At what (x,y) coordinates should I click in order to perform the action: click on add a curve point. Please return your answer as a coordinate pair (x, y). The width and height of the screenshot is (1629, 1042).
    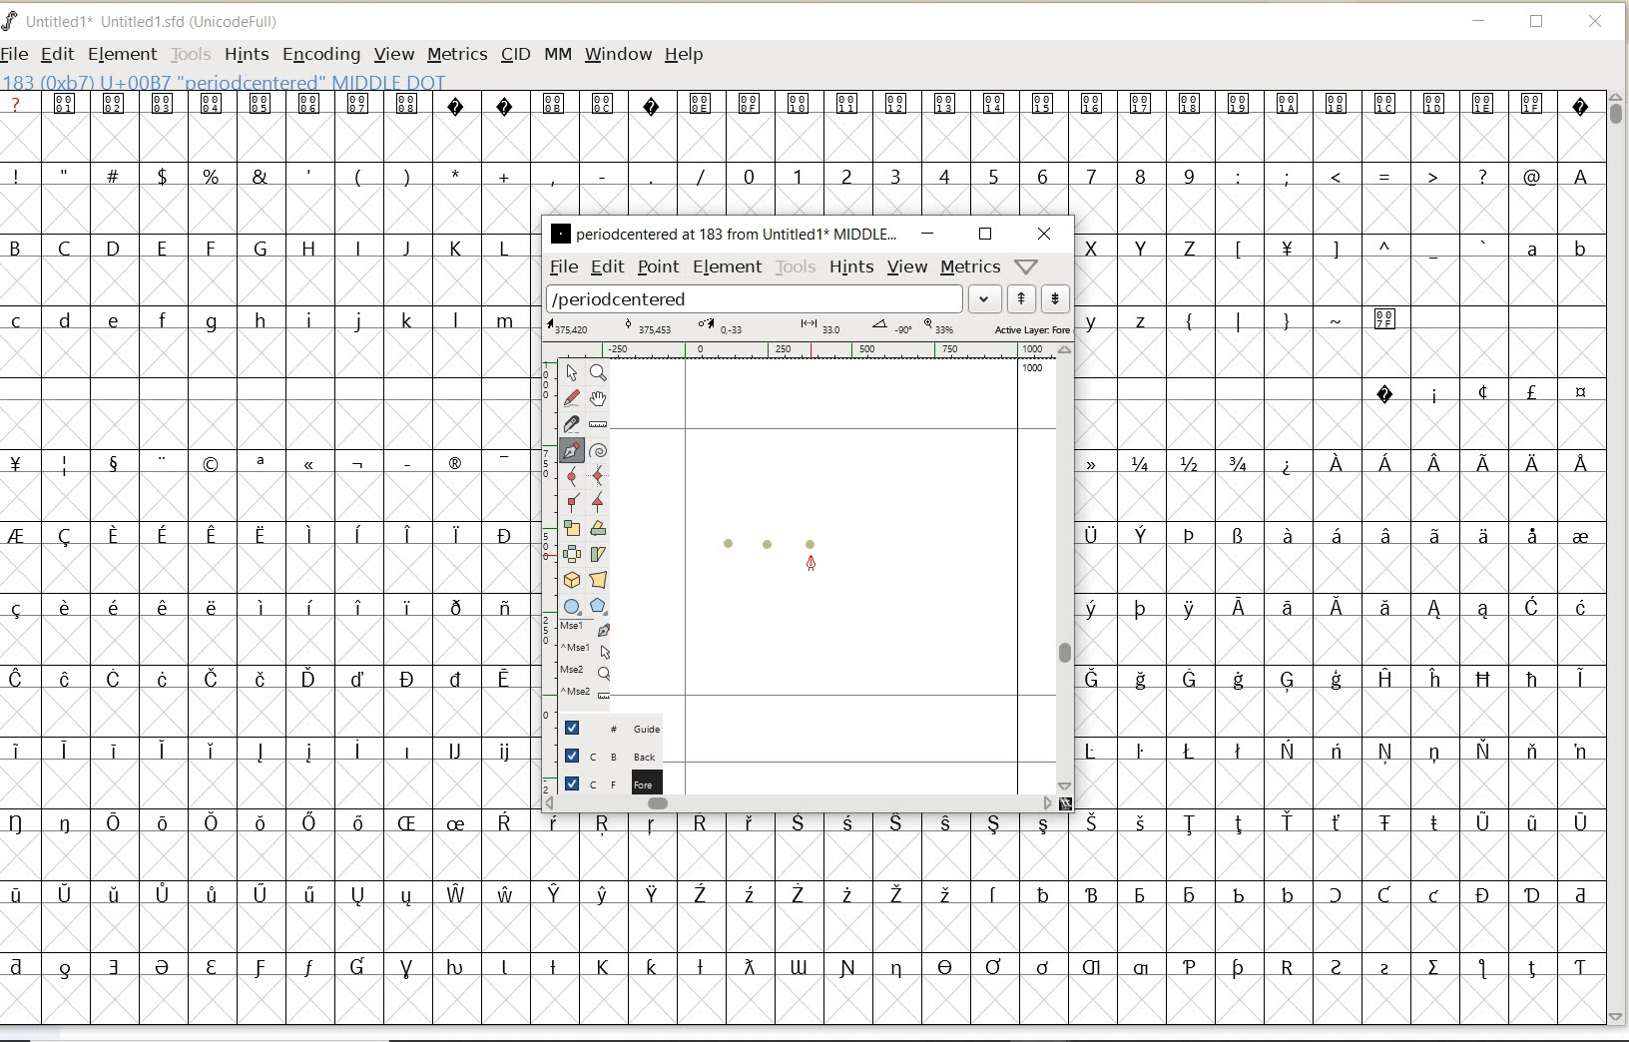
    Looking at the image, I should click on (573, 474).